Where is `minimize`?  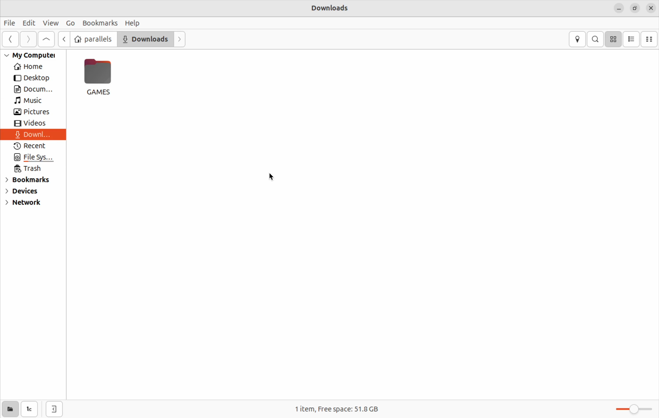
minimize is located at coordinates (618, 9).